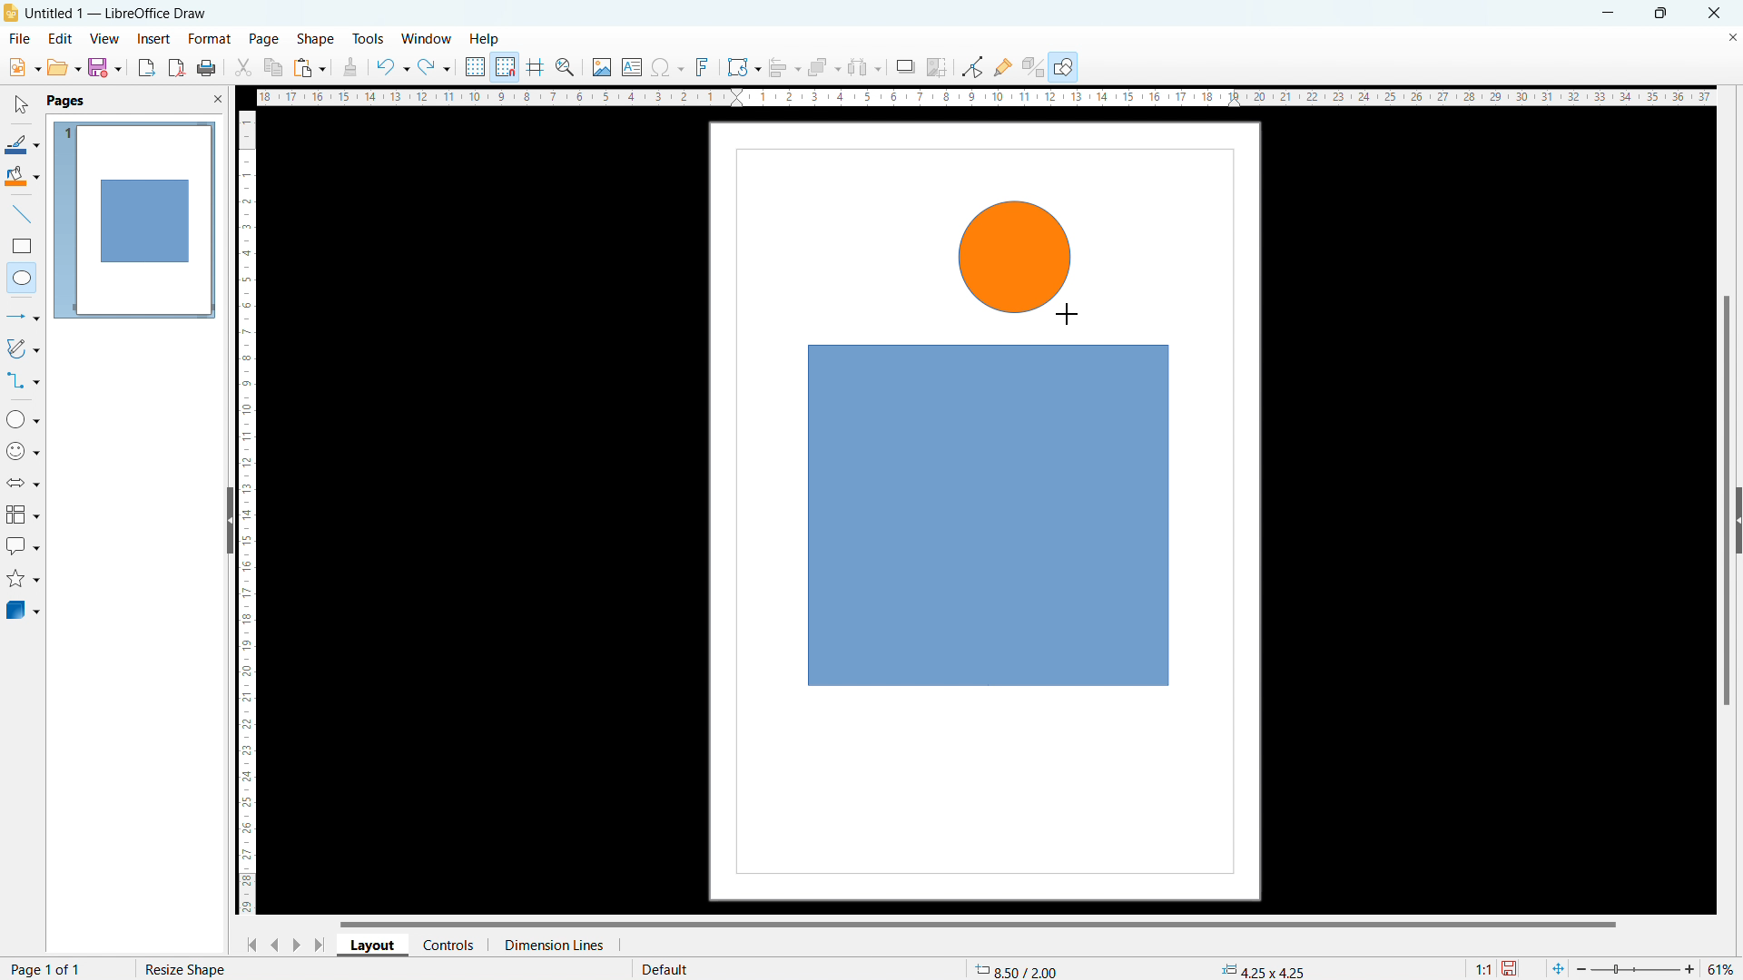 The width and height of the screenshot is (1743, 980). I want to click on display grid, so click(474, 67).